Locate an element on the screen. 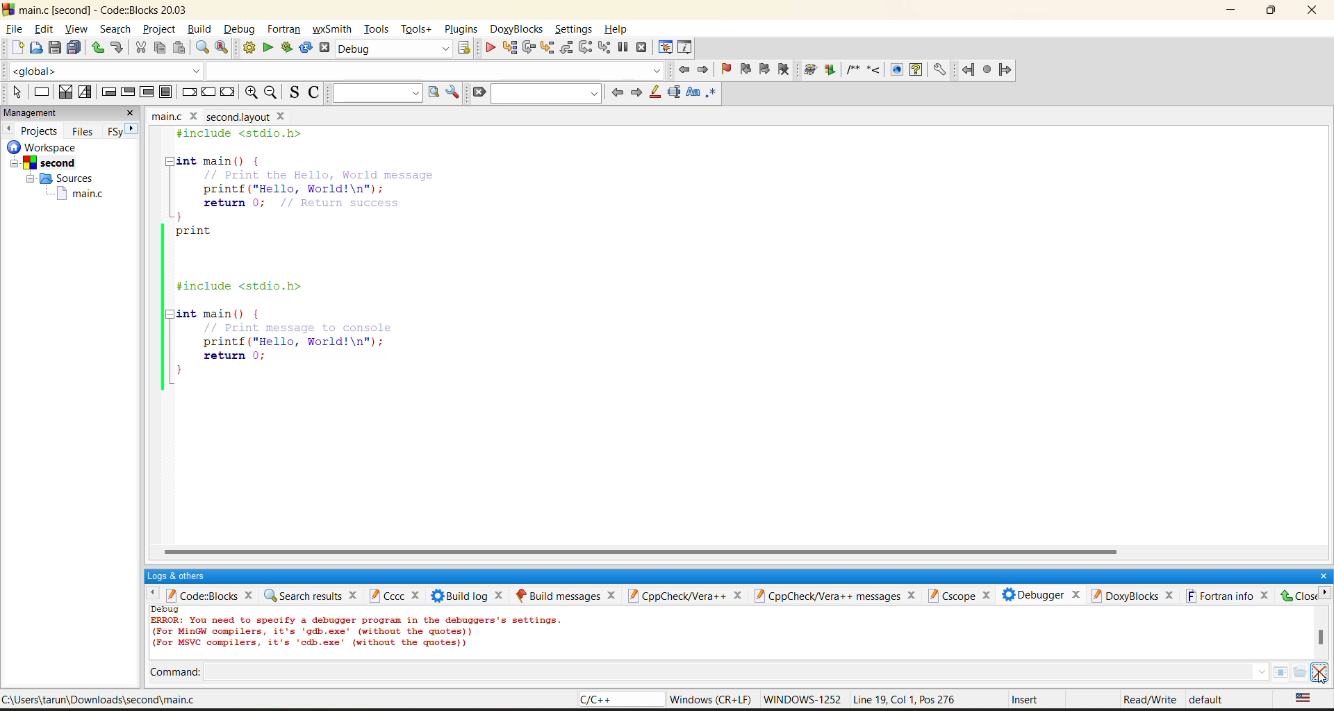  horizontal scroll bar is located at coordinates (639, 552).